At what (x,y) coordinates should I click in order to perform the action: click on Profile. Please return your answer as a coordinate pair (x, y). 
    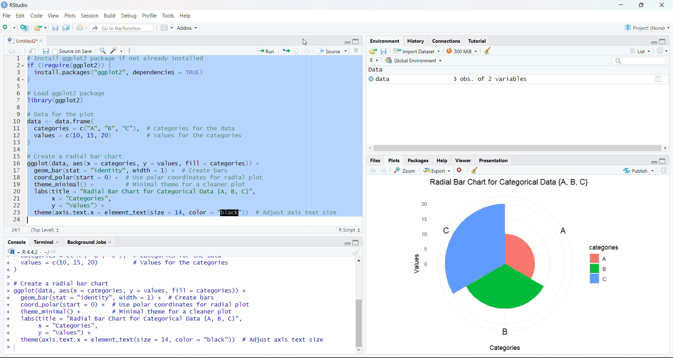
    Looking at the image, I should click on (150, 16).